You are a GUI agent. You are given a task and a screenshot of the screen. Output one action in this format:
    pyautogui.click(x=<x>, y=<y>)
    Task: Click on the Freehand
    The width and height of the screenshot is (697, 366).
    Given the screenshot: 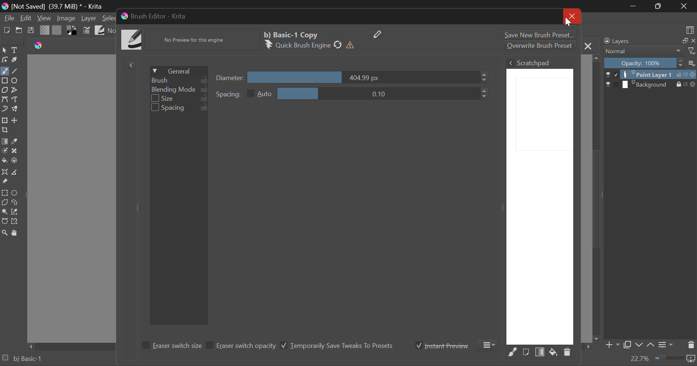 What is the action you would take?
    pyautogui.click(x=5, y=71)
    